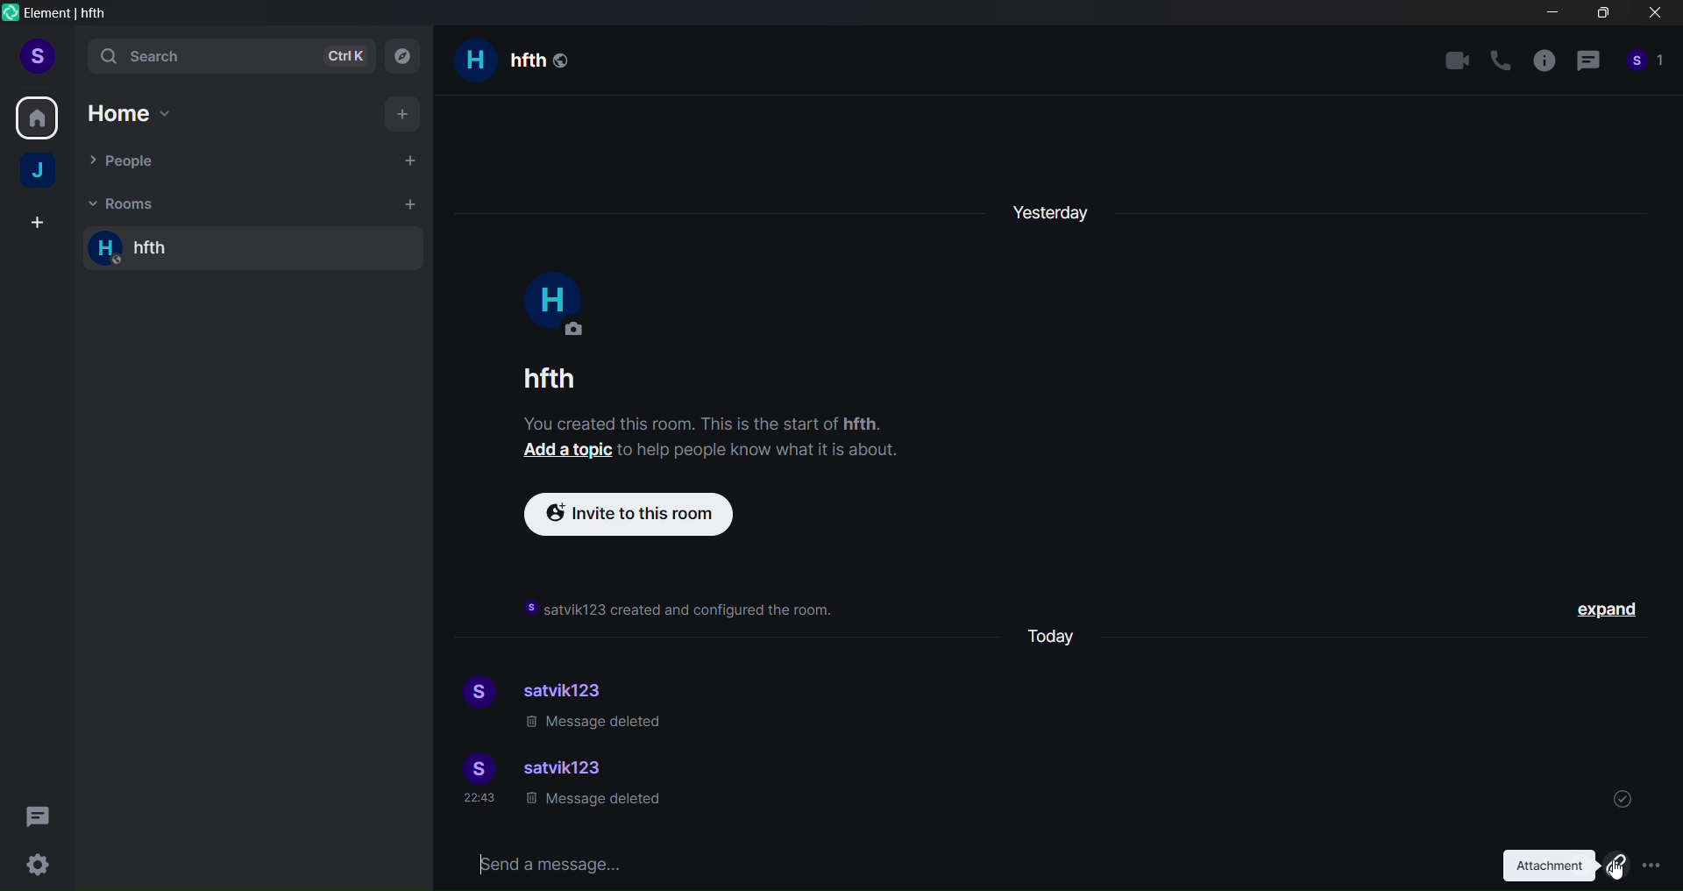 The height and width of the screenshot is (891, 1683). I want to click on sent, so click(1623, 796).